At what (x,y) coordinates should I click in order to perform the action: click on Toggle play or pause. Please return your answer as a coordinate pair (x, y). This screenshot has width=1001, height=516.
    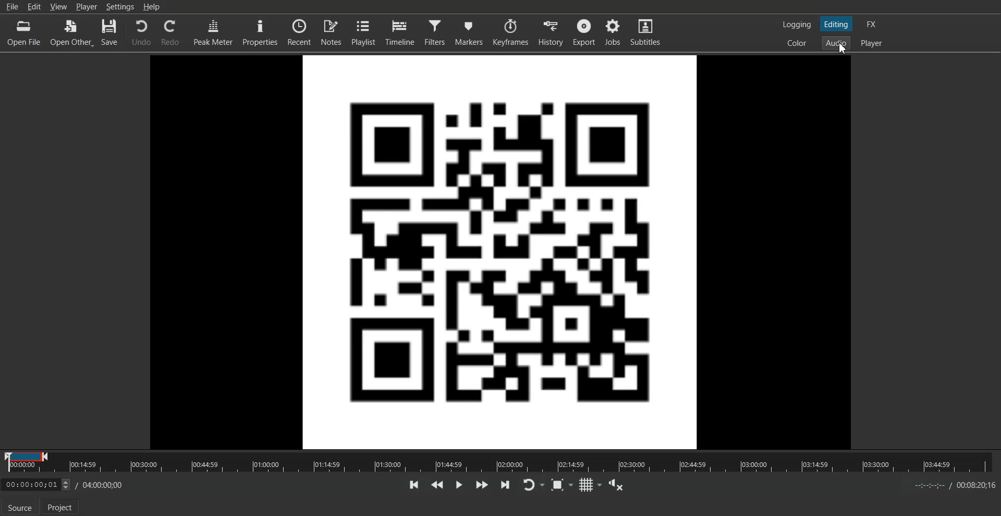
    Looking at the image, I should click on (459, 484).